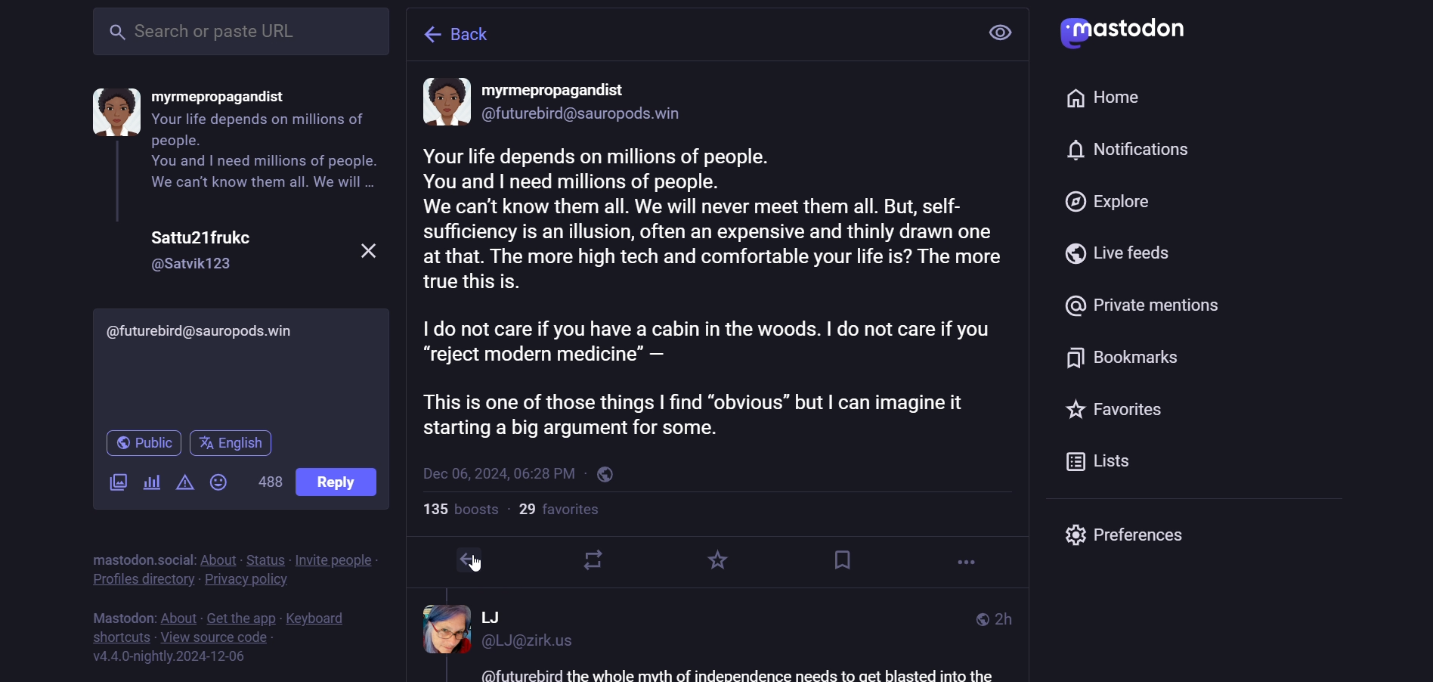 This screenshot has width=1433, height=682. What do you see at coordinates (114, 111) in the screenshot?
I see `display picture` at bounding box center [114, 111].